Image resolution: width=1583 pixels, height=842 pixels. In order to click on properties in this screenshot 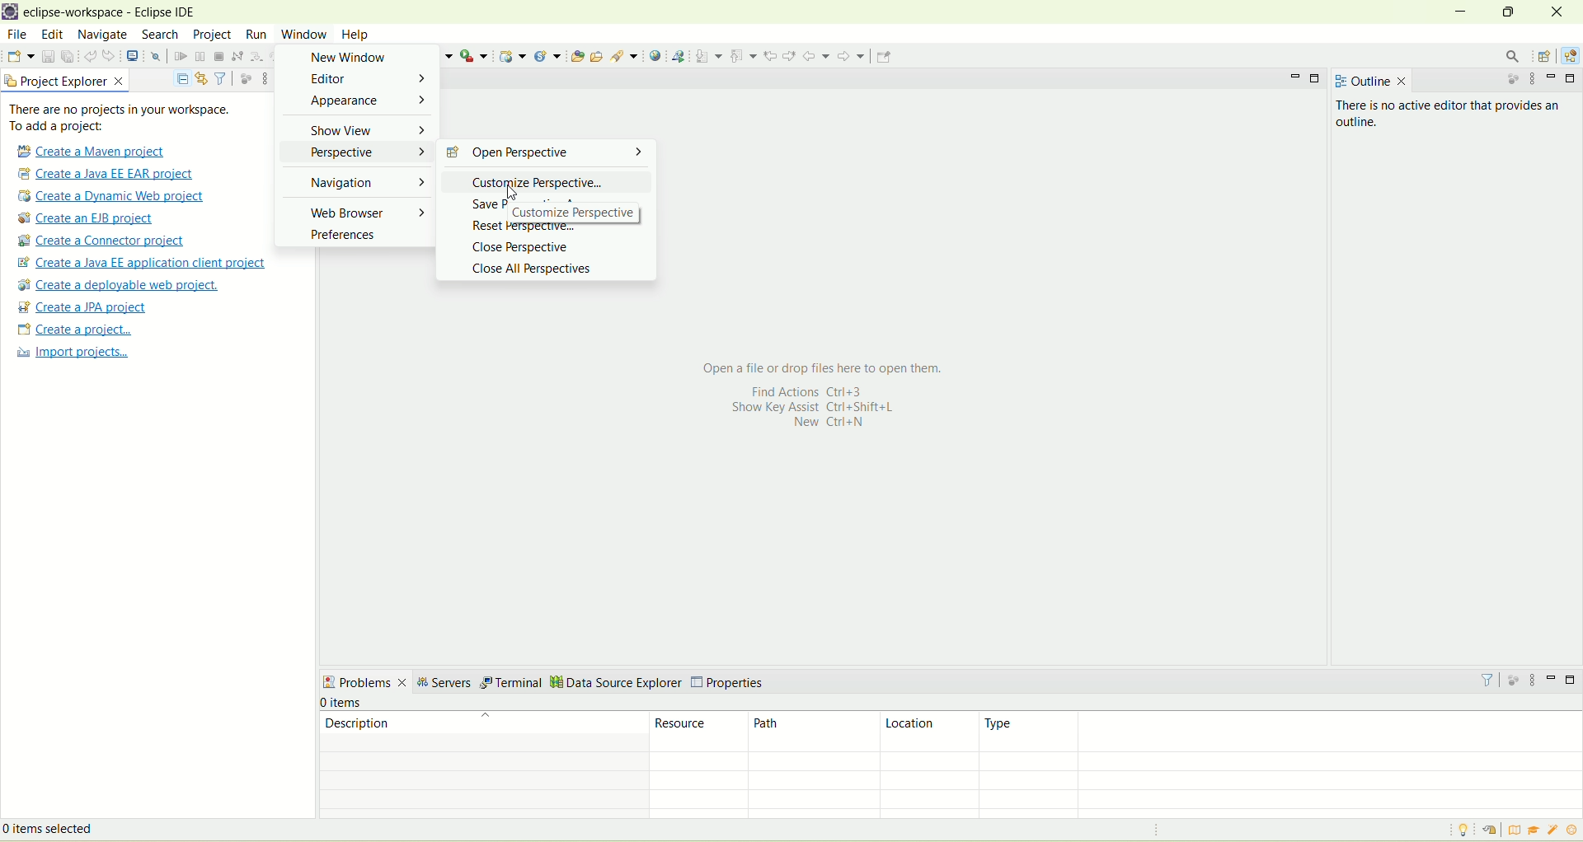, I will do `click(731, 679)`.